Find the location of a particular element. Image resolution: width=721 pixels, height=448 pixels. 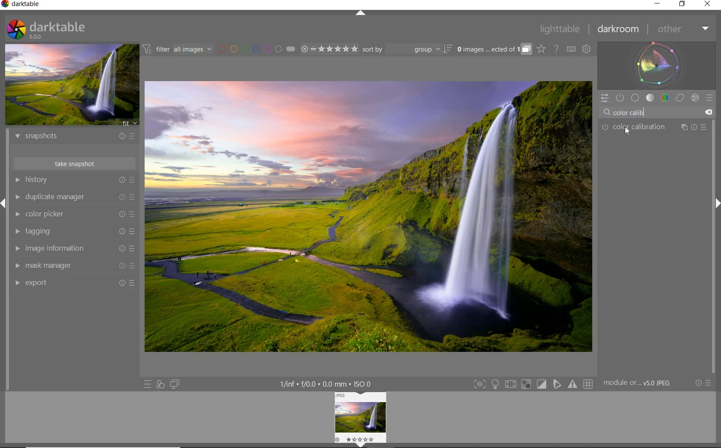

preset is located at coordinates (710, 99).